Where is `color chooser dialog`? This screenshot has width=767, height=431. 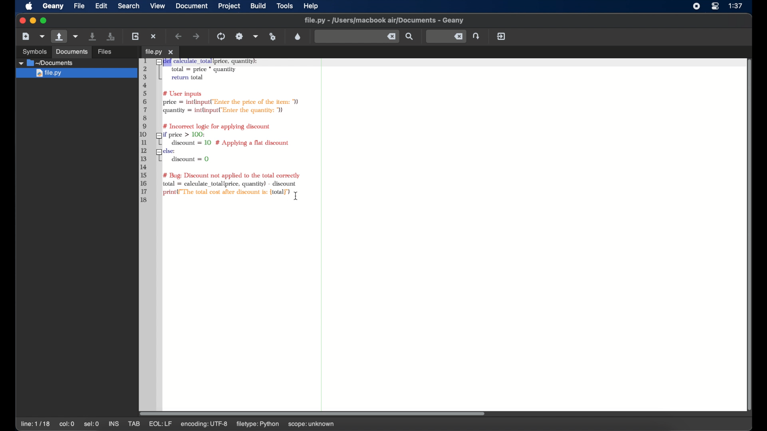 color chooser dialog is located at coordinates (298, 36).